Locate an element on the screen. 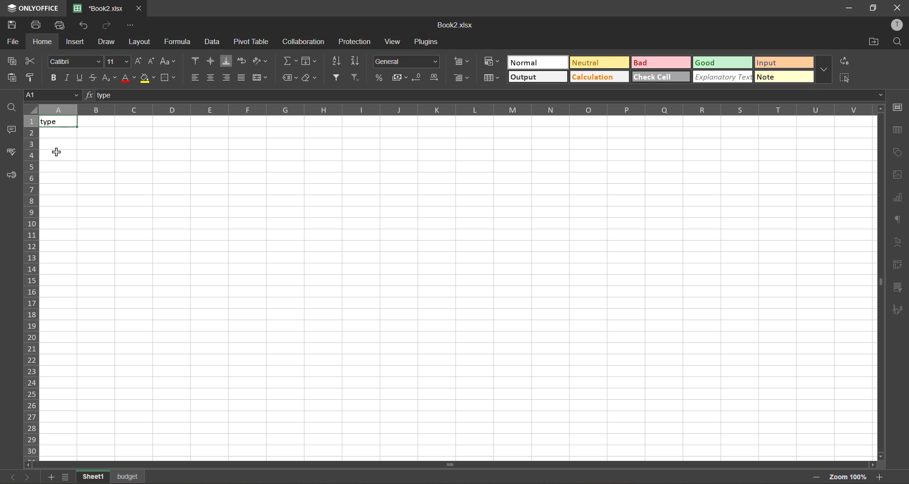 Image resolution: width=909 pixels, height=484 pixels. column names is located at coordinates (453, 110).